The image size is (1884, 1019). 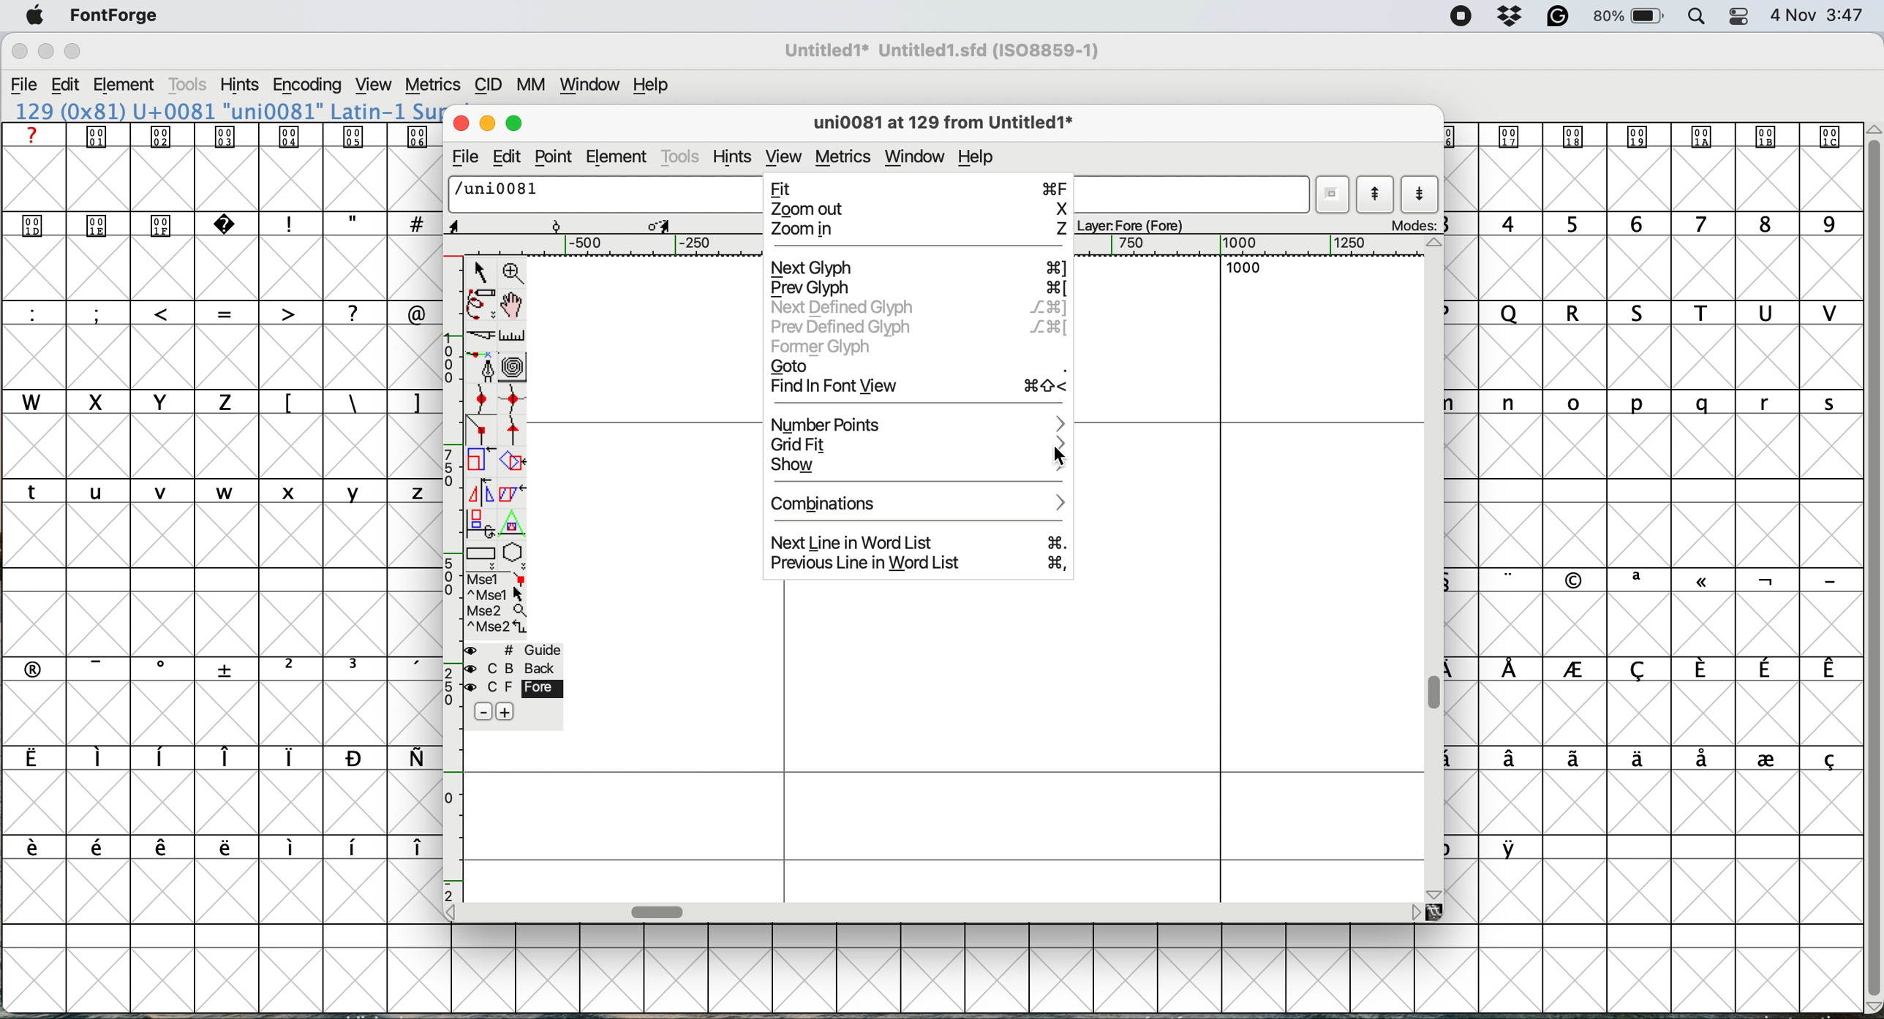 I want to click on previous line in word list, so click(x=921, y=563).